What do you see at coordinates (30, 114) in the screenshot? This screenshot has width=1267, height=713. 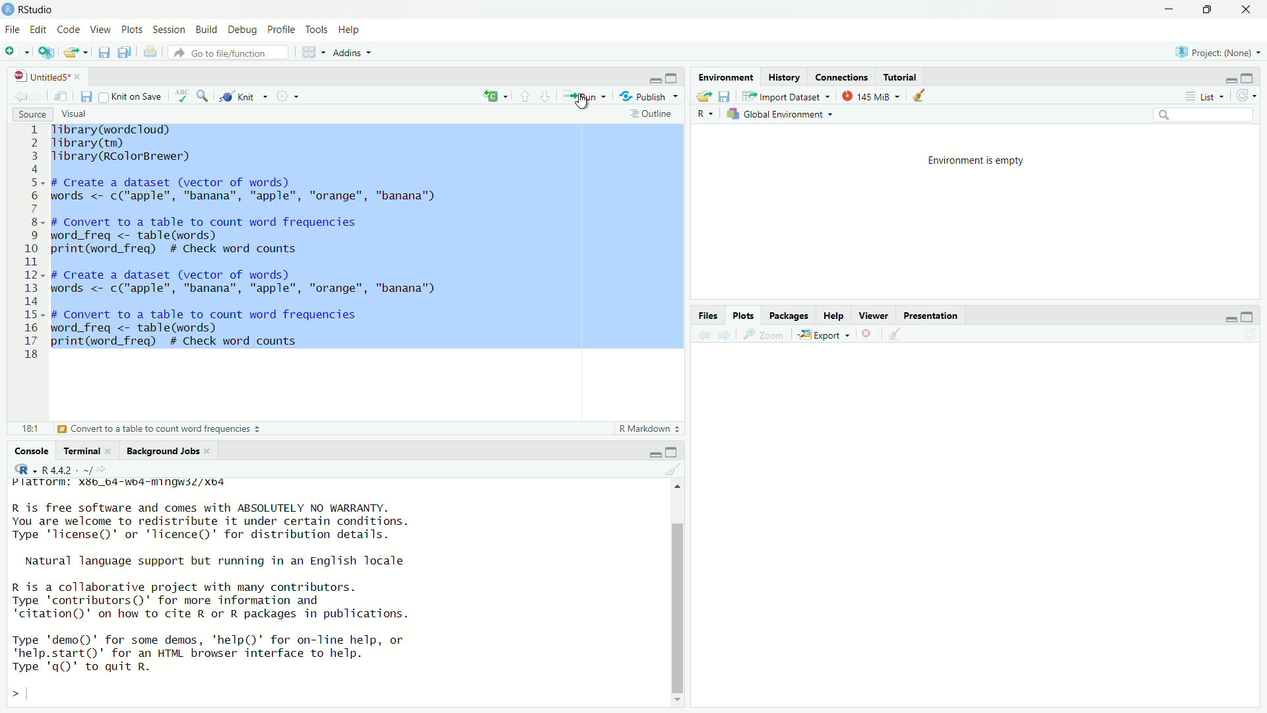 I see `Source` at bounding box center [30, 114].